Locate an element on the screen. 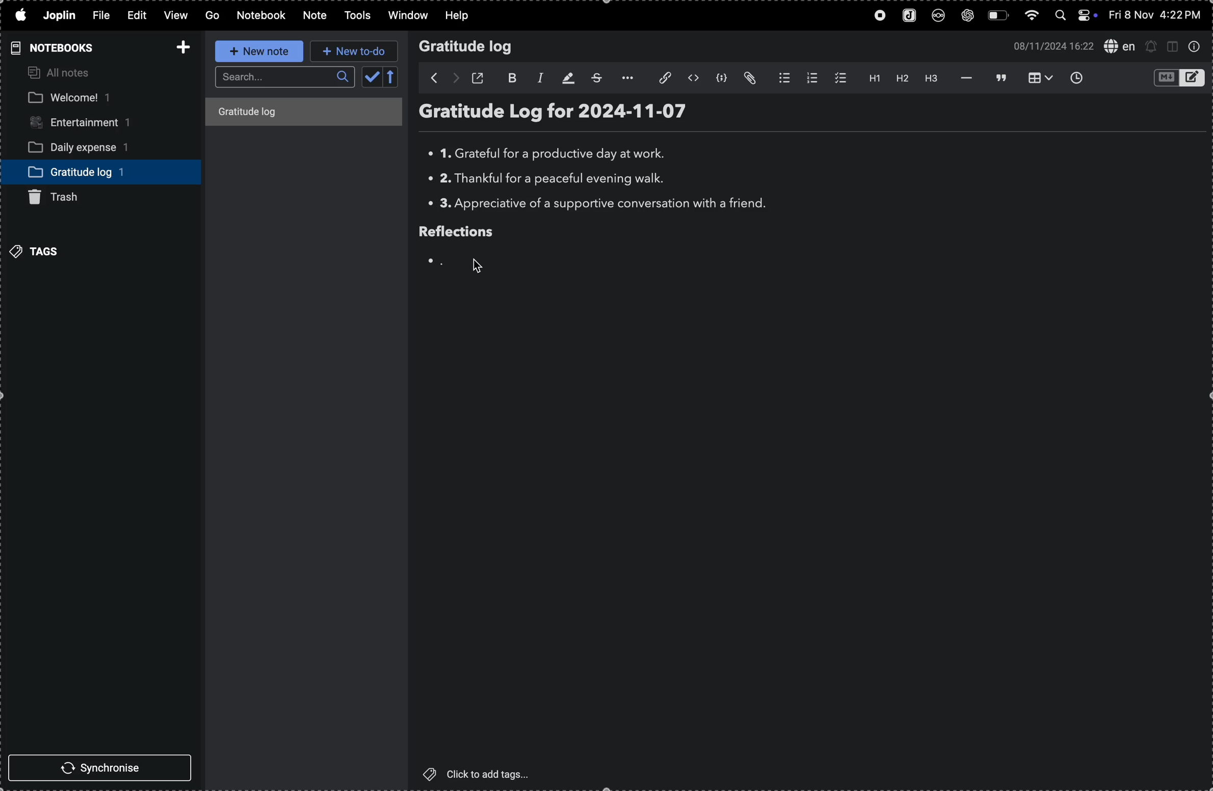 The width and height of the screenshot is (1213, 791). notebook is located at coordinates (262, 16).